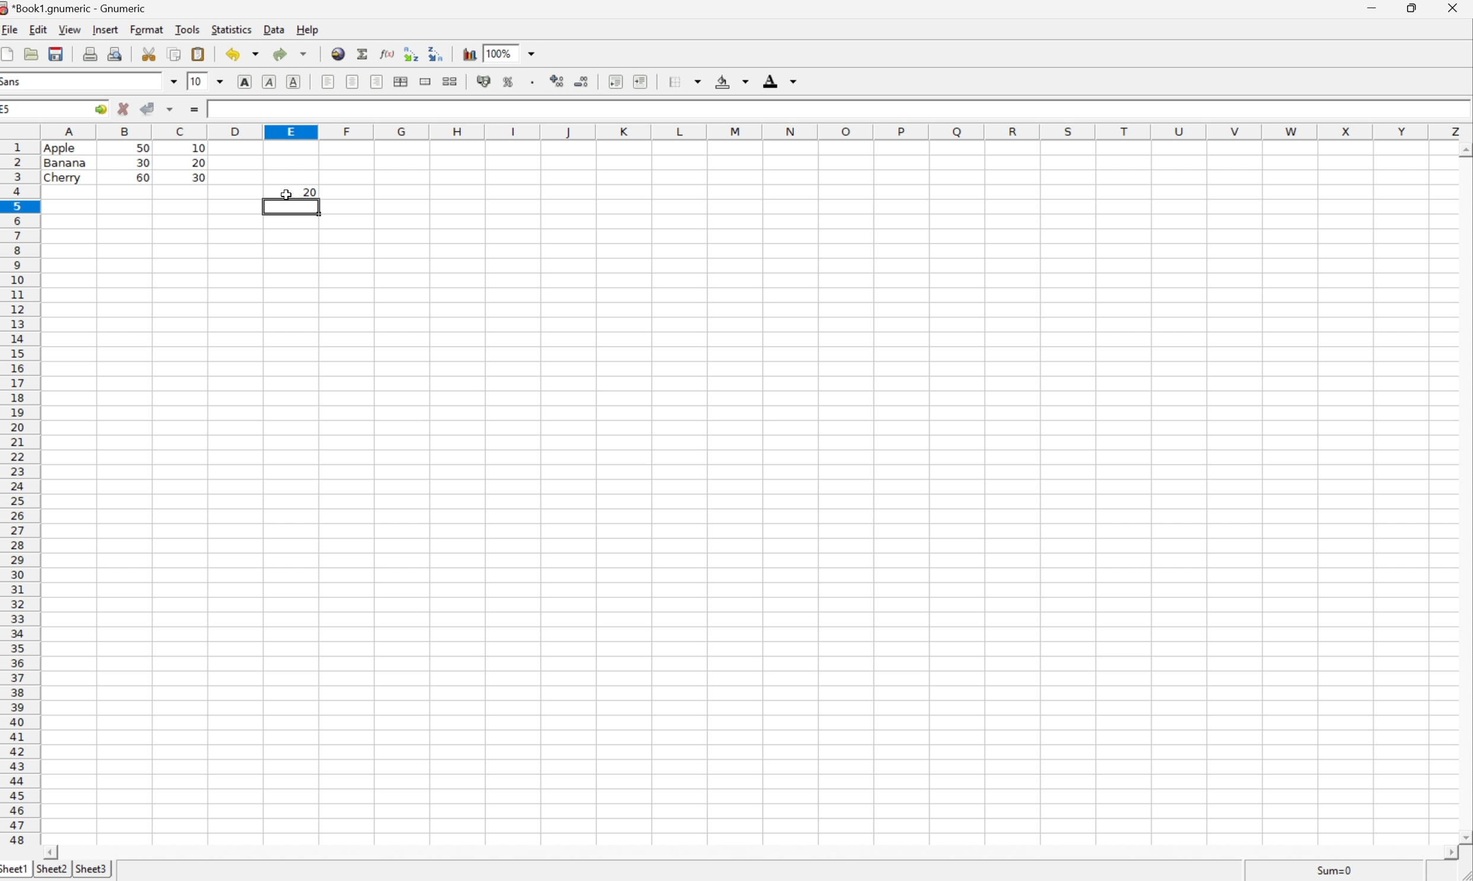 The height and width of the screenshot is (881, 1473). Describe the element at coordinates (38, 30) in the screenshot. I see `edit` at that location.